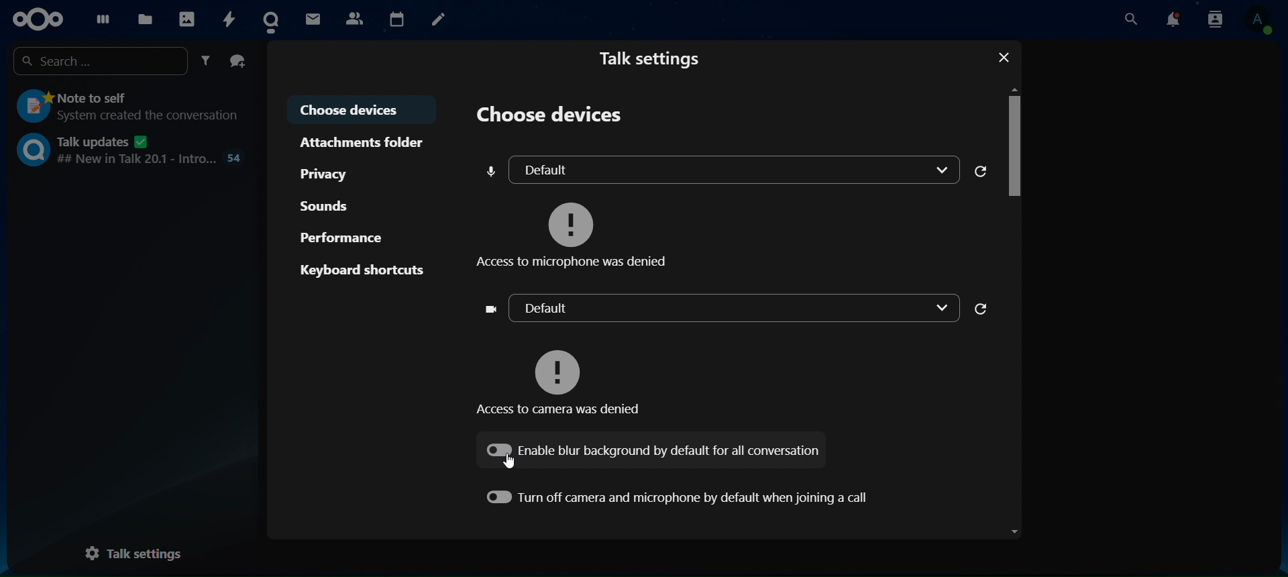  What do you see at coordinates (131, 553) in the screenshot?
I see `talk settings` at bounding box center [131, 553].